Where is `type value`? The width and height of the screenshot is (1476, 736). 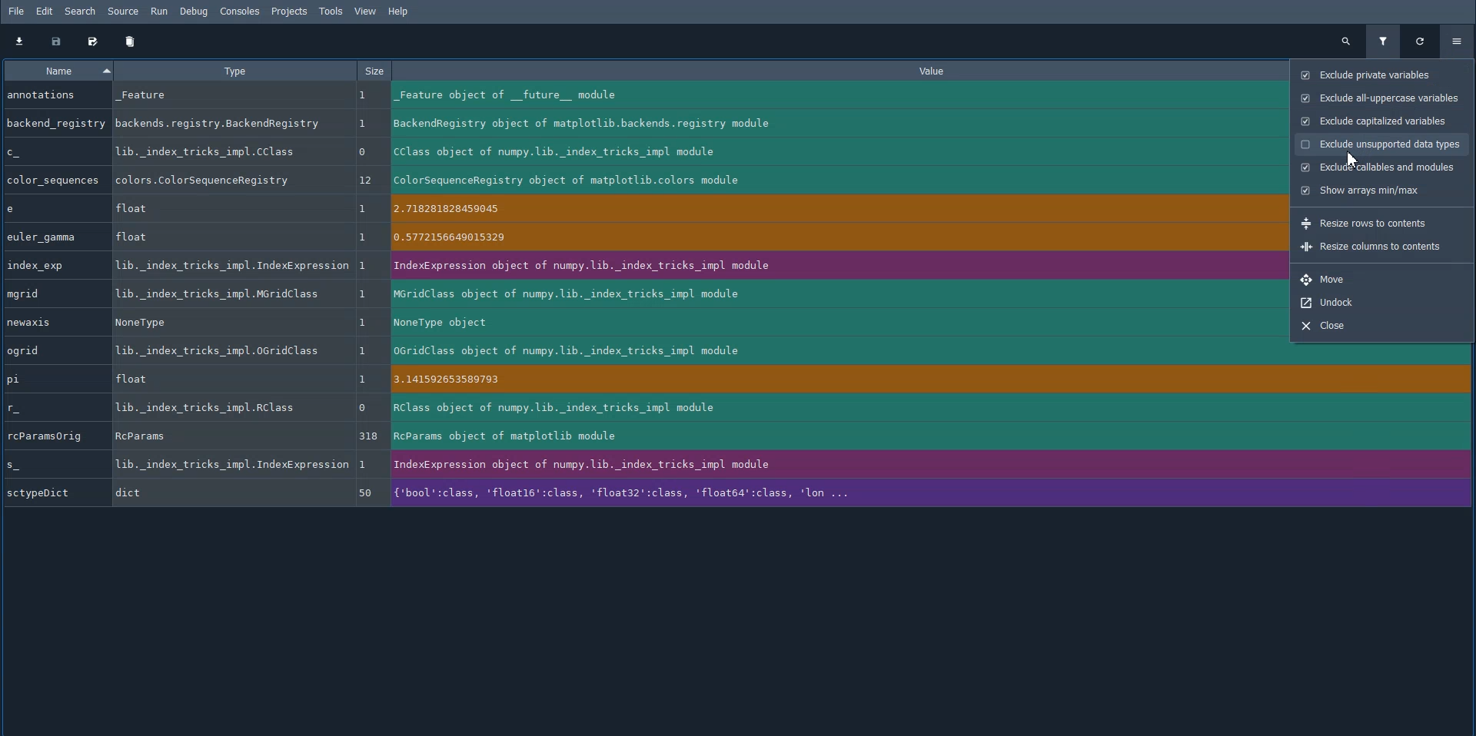 type value is located at coordinates (217, 181).